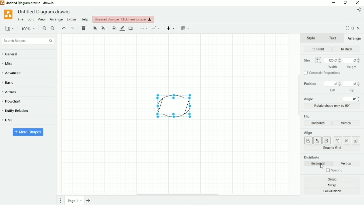 Image resolution: width=364 pixels, height=205 pixels. Describe the element at coordinates (347, 28) in the screenshot. I see `Fullscreen` at that location.